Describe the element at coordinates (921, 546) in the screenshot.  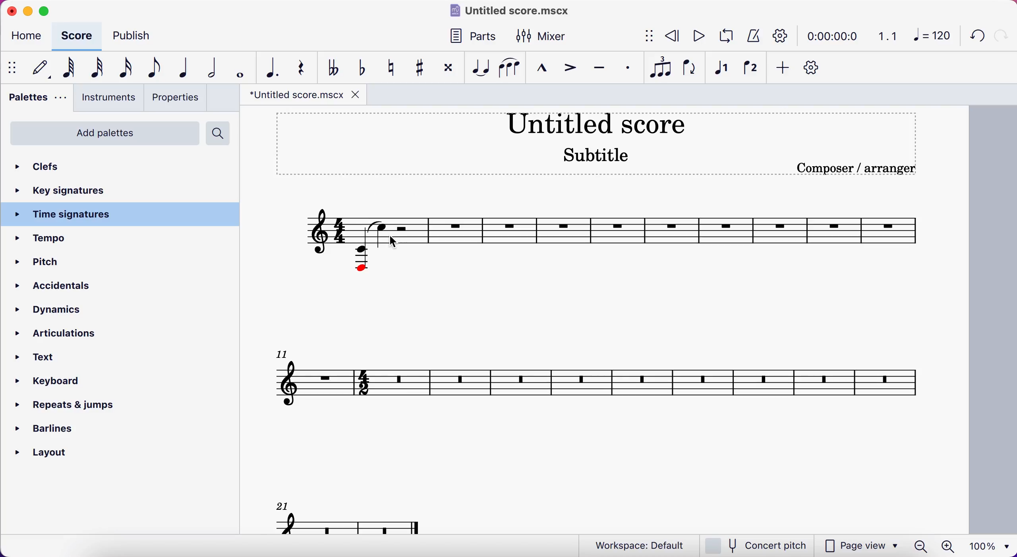
I see `zoom out` at that location.